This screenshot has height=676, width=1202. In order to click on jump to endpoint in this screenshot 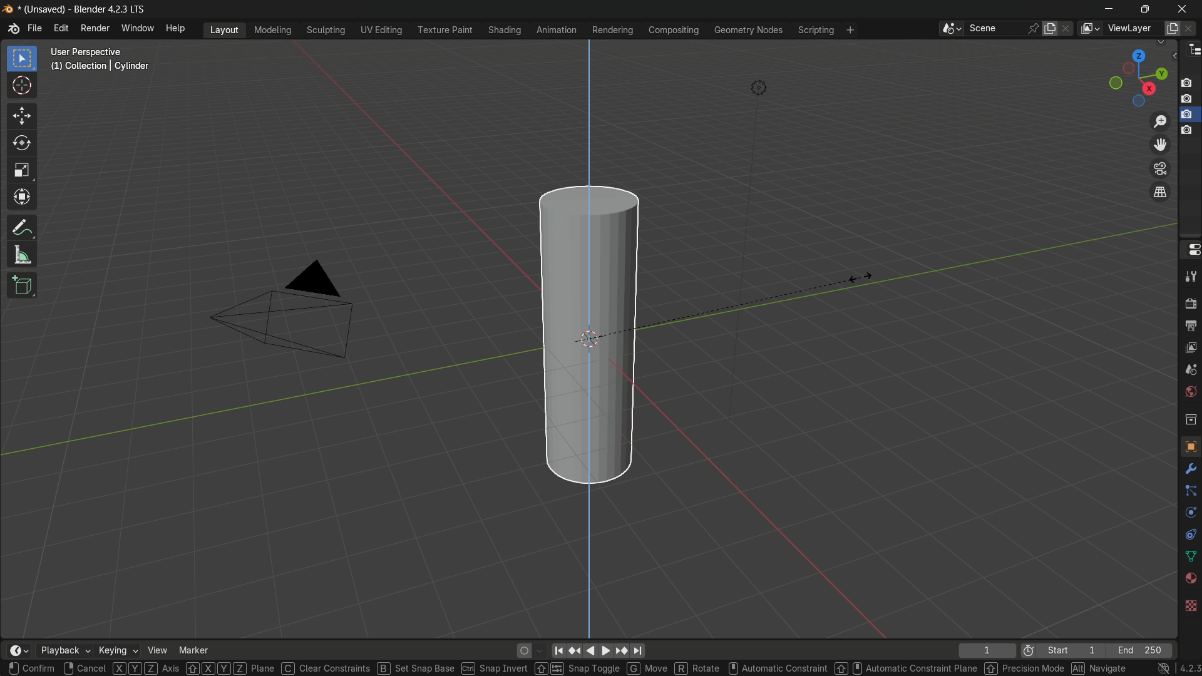, I will do `click(558, 650)`.